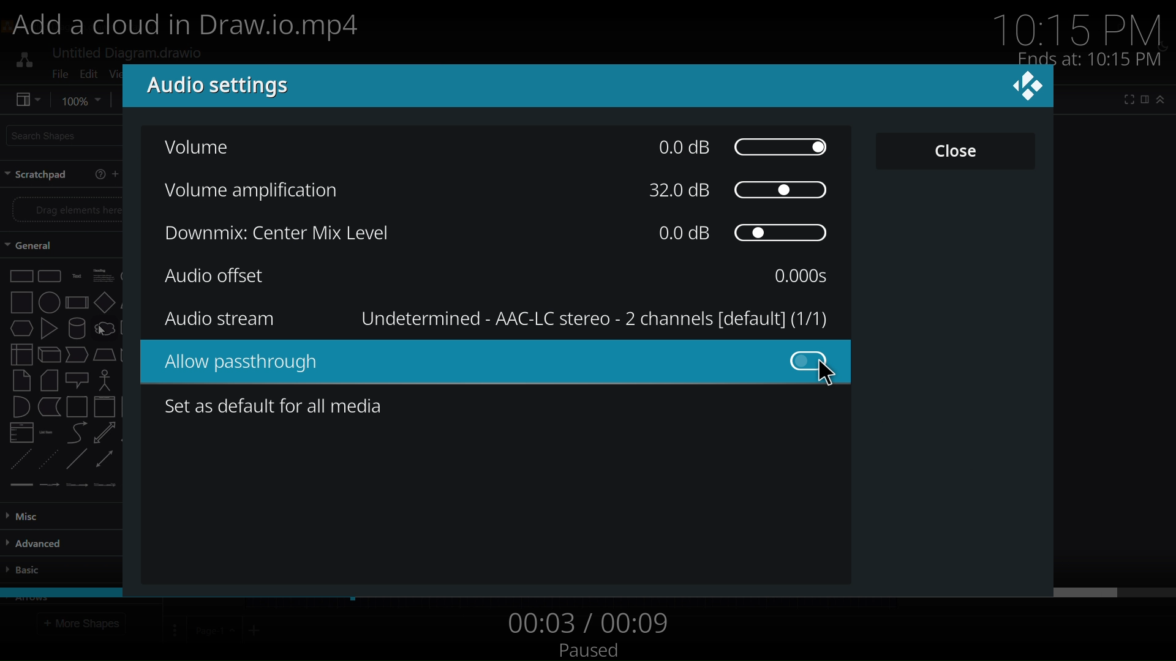  Describe the element at coordinates (228, 321) in the screenshot. I see `audio stream` at that location.